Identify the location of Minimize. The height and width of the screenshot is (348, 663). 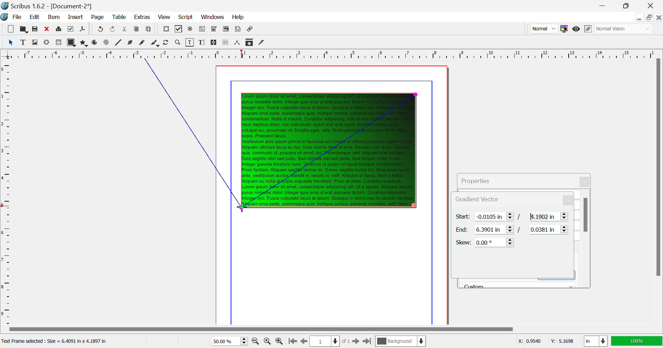
(628, 6).